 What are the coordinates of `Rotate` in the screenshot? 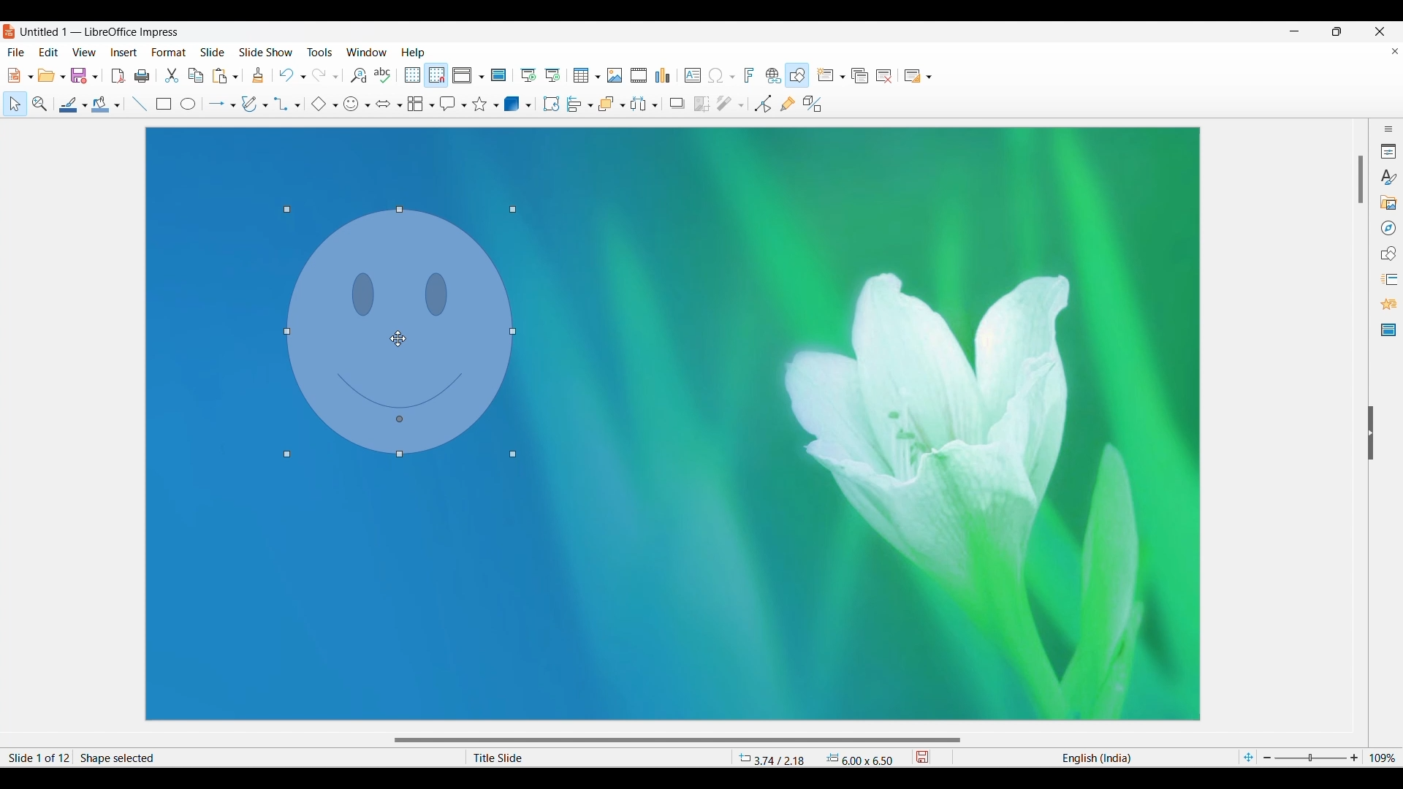 It's located at (551, 103).